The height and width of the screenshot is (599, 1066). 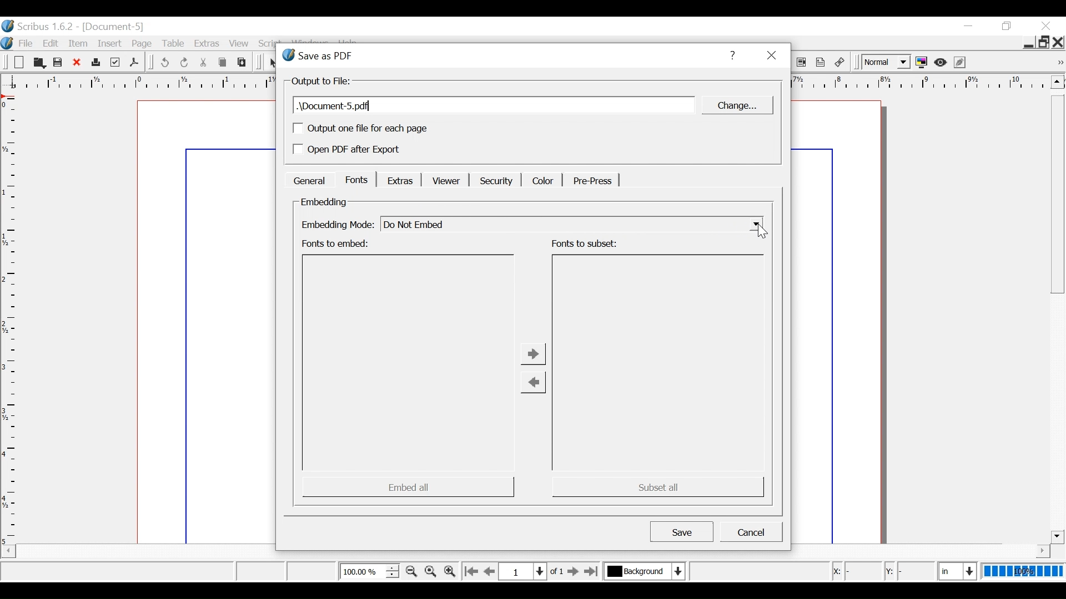 What do you see at coordinates (847, 321) in the screenshot?
I see `Document` at bounding box center [847, 321].